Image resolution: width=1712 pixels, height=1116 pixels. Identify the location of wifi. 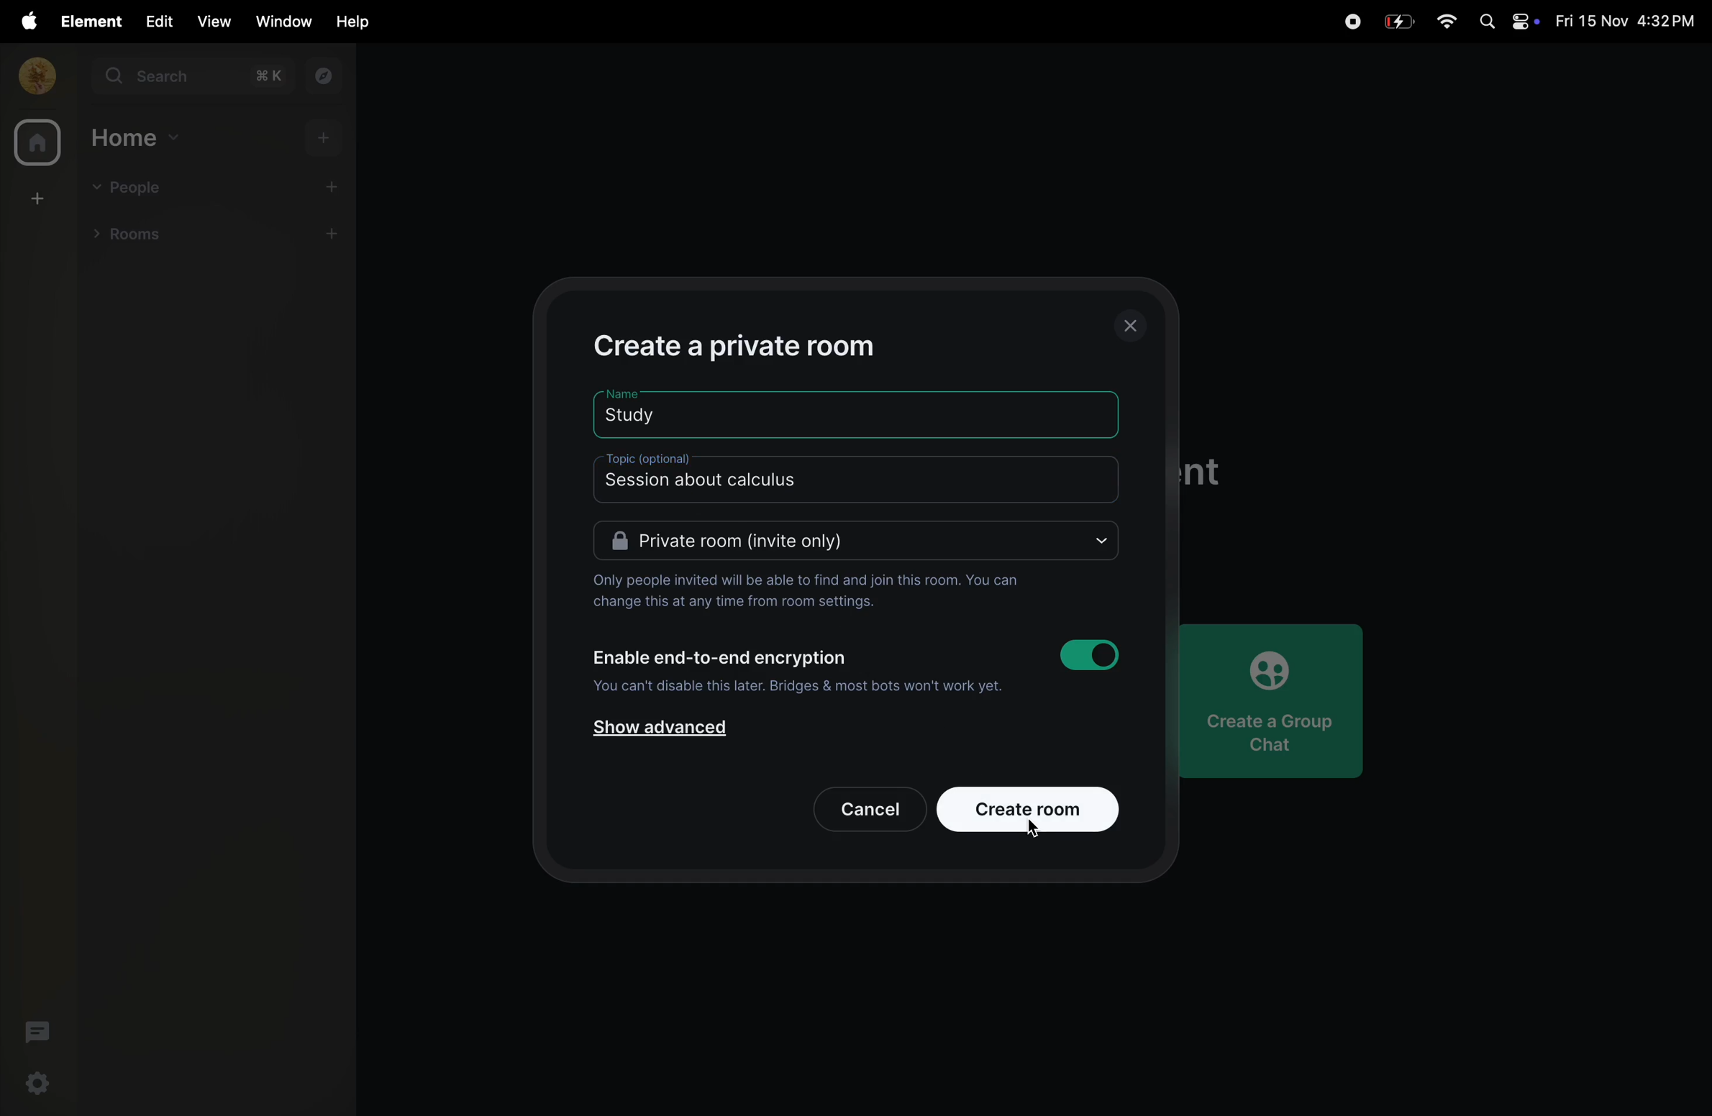
(1446, 22).